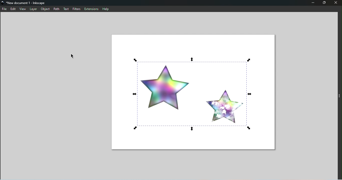  What do you see at coordinates (195, 91) in the screenshot?
I see `Canvas` at bounding box center [195, 91].